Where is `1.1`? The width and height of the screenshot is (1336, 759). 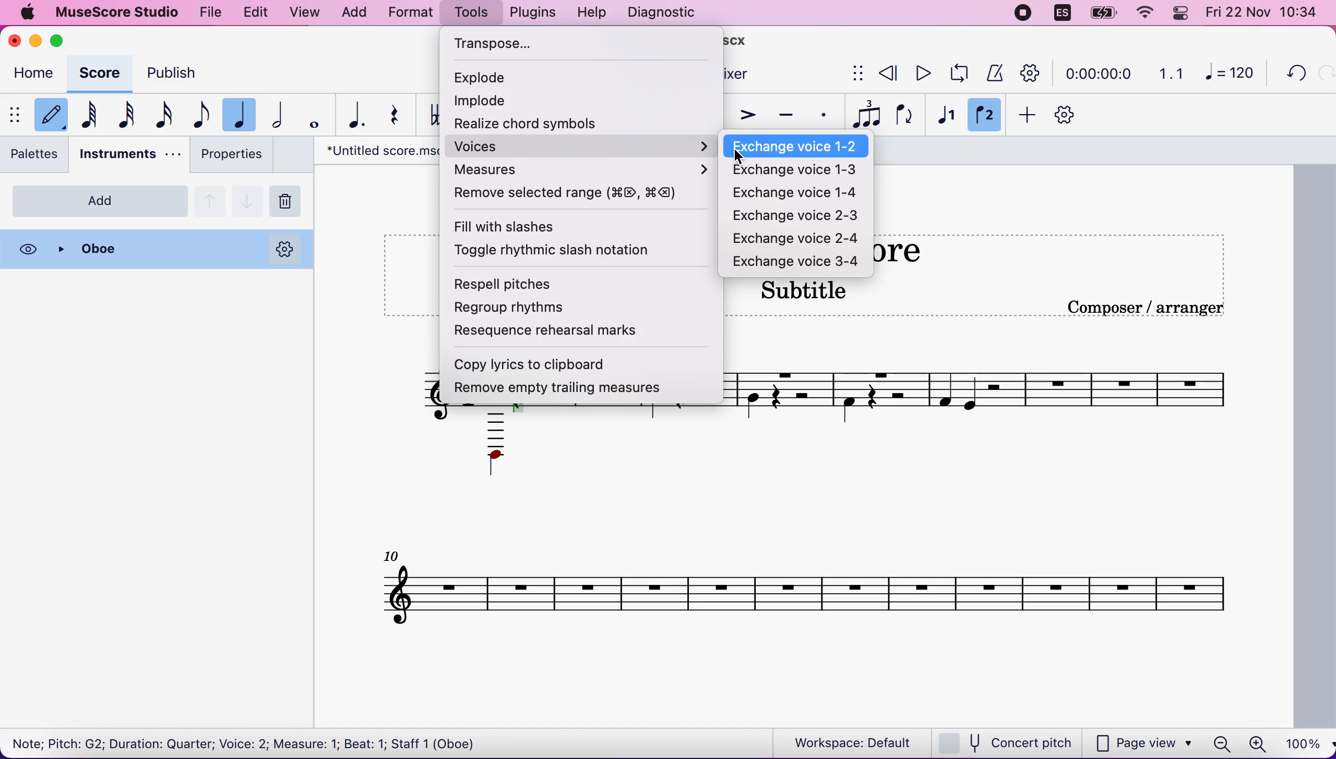 1.1 is located at coordinates (1167, 72).